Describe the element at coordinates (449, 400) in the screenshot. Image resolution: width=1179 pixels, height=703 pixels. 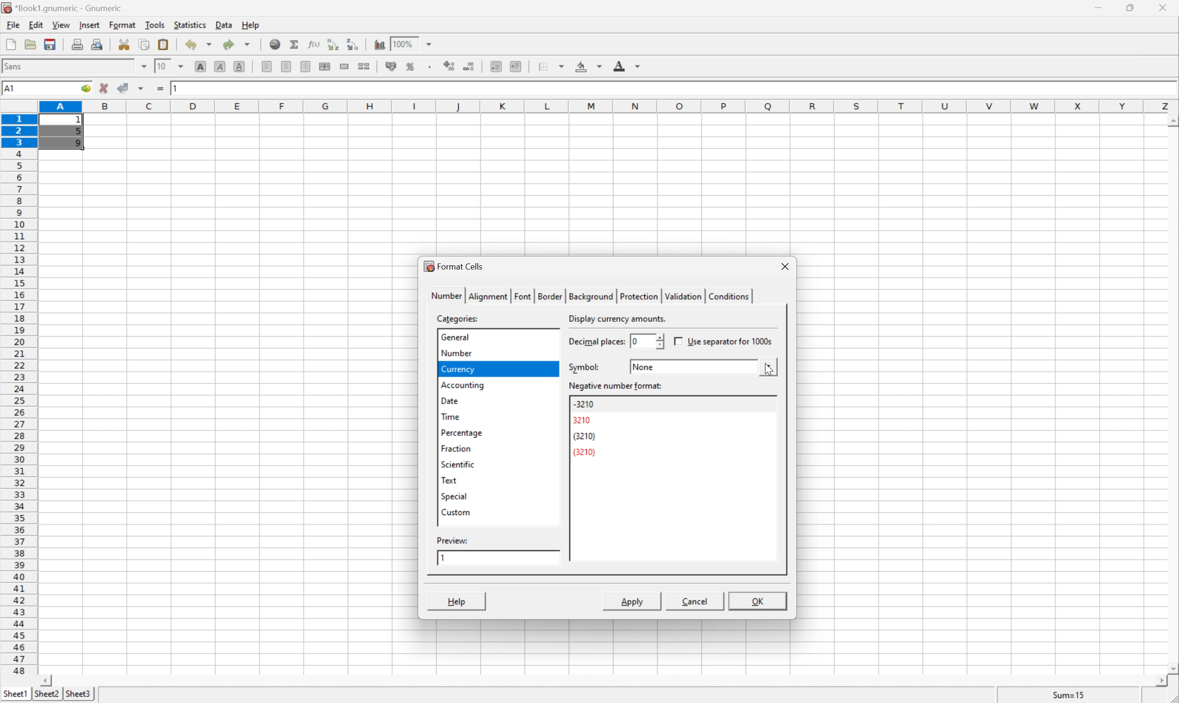
I see `date` at that location.